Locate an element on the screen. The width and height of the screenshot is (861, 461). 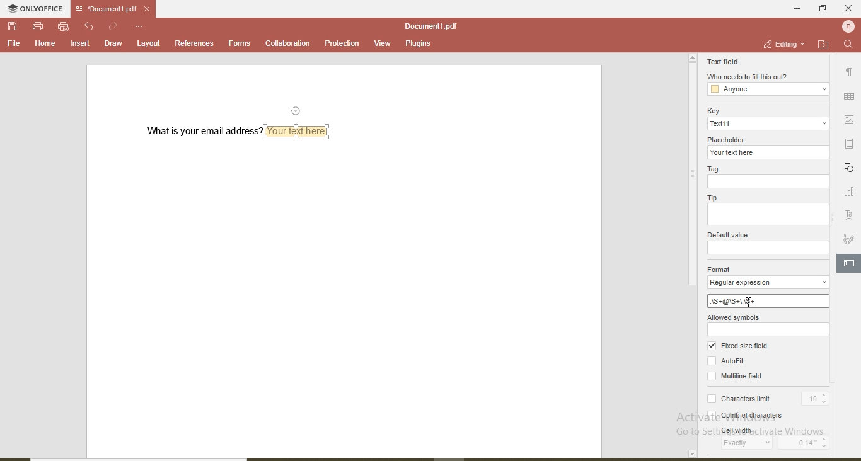
your text here is located at coordinates (769, 152).